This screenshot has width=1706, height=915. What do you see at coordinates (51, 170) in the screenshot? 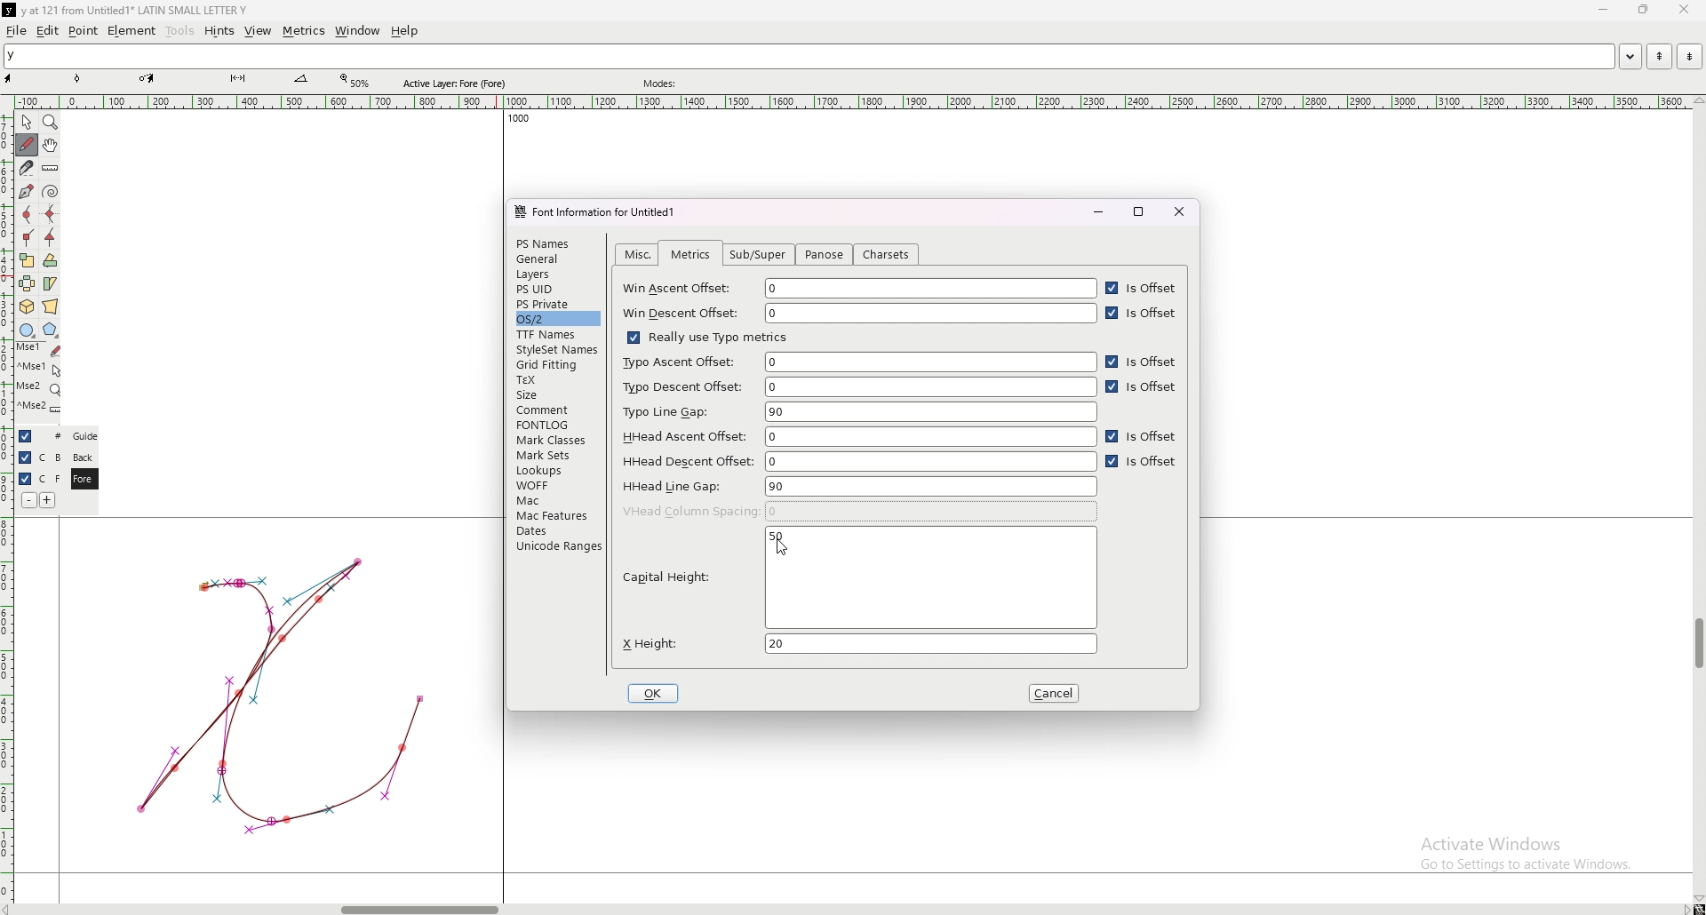
I see `measure distance` at bounding box center [51, 170].